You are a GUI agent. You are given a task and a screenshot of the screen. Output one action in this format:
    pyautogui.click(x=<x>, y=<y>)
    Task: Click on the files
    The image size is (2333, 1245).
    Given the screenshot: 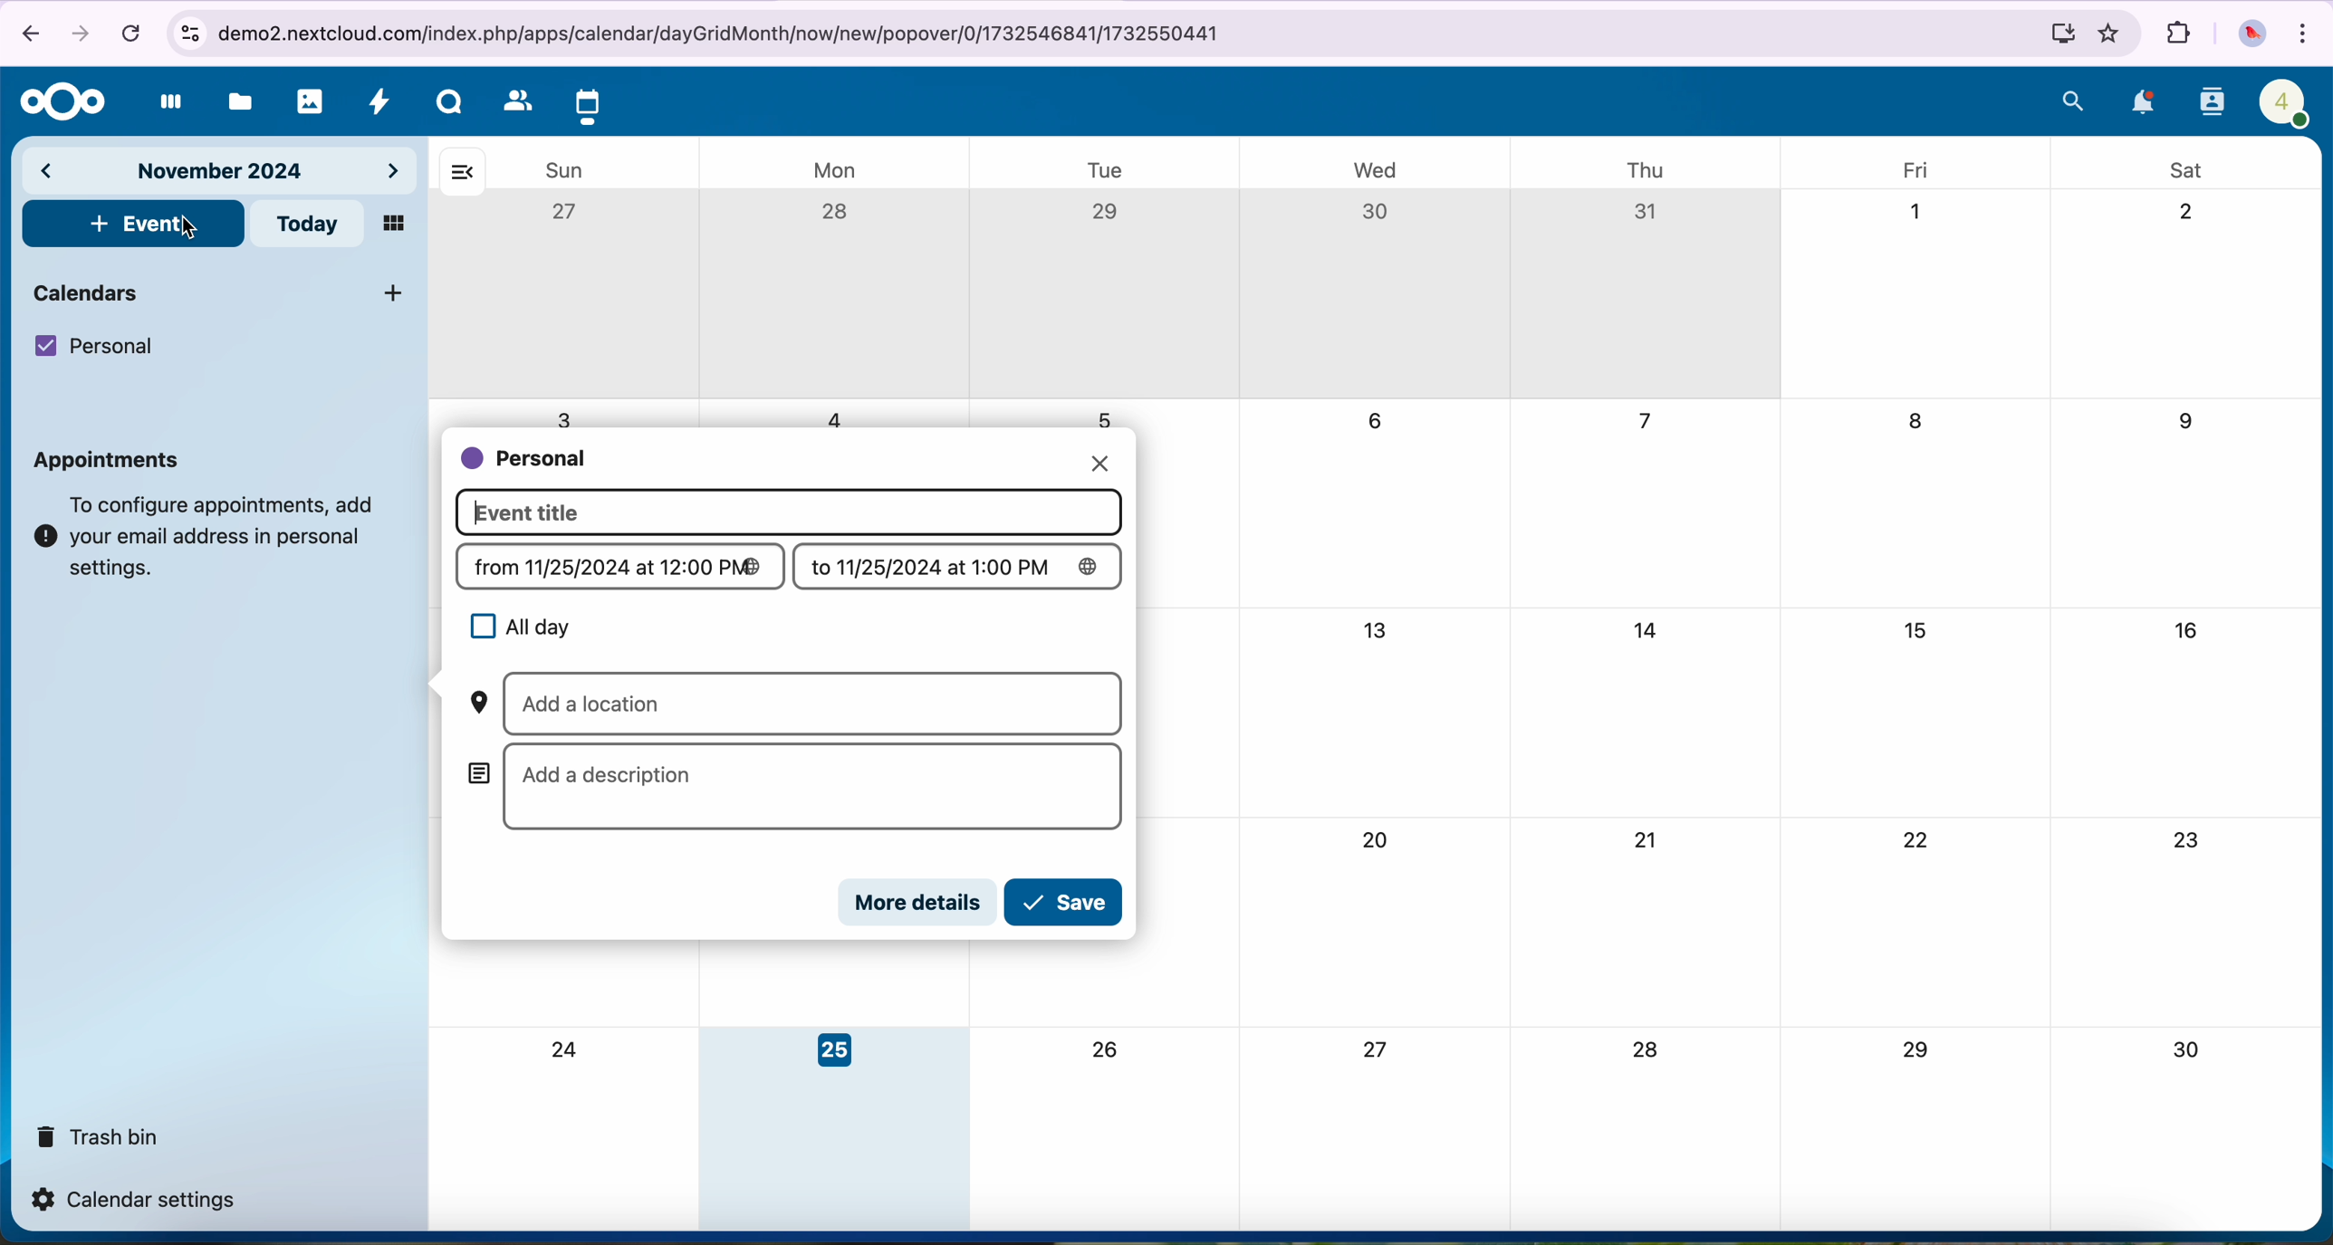 What is the action you would take?
    pyautogui.click(x=236, y=101)
    